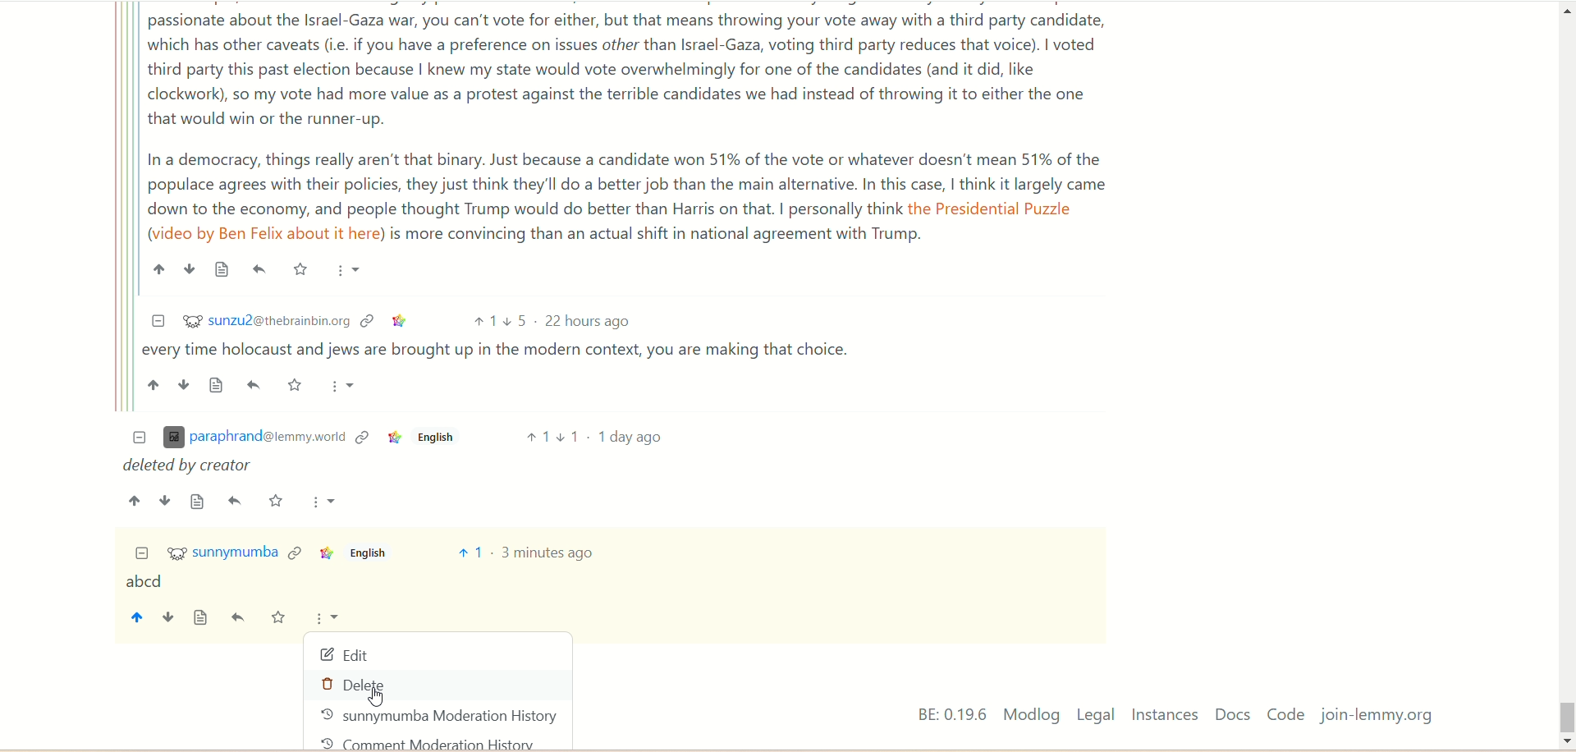 This screenshot has height=752, width=1576. What do you see at coordinates (159, 269) in the screenshot?
I see `Upvote` at bounding box center [159, 269].